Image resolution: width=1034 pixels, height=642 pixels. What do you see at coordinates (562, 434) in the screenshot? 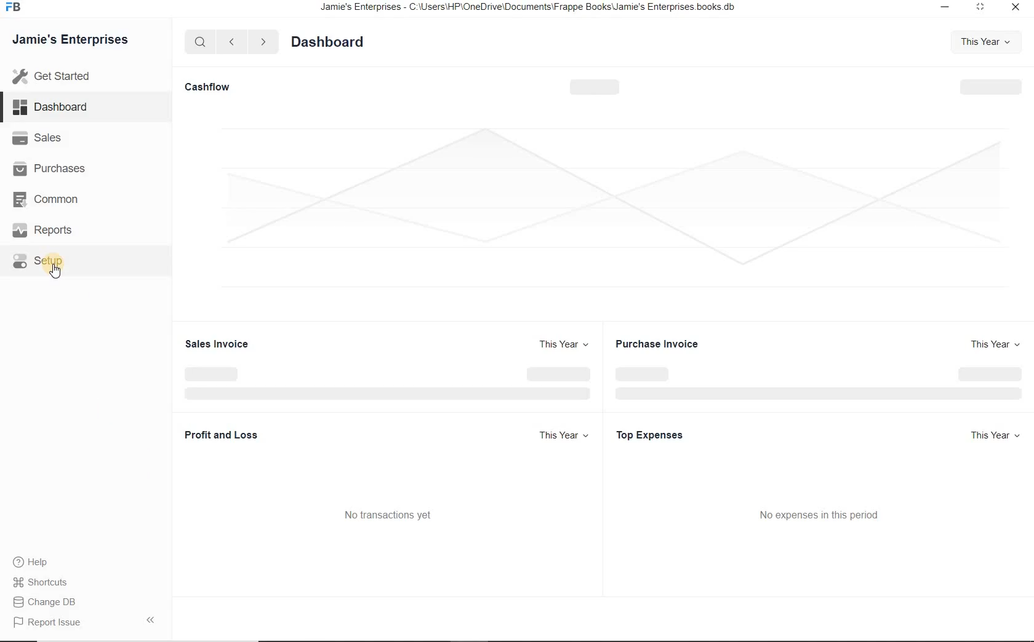
I see `This Year ` at bounding box center [562, 434].